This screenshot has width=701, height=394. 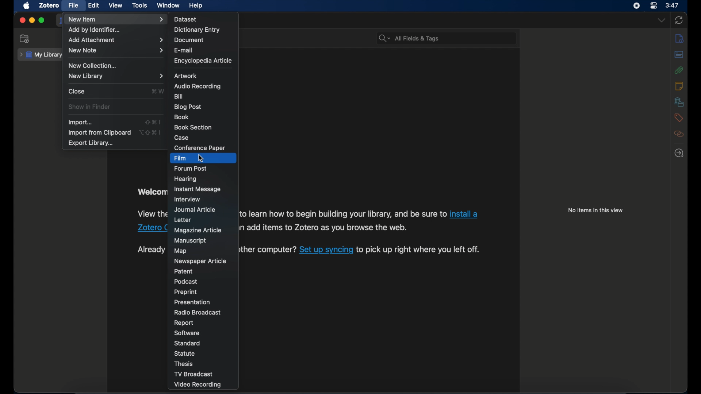 What do you see at coordinates (116, 40) in the screenshot?
I see `add attachment` at bounding box center [116, 40].